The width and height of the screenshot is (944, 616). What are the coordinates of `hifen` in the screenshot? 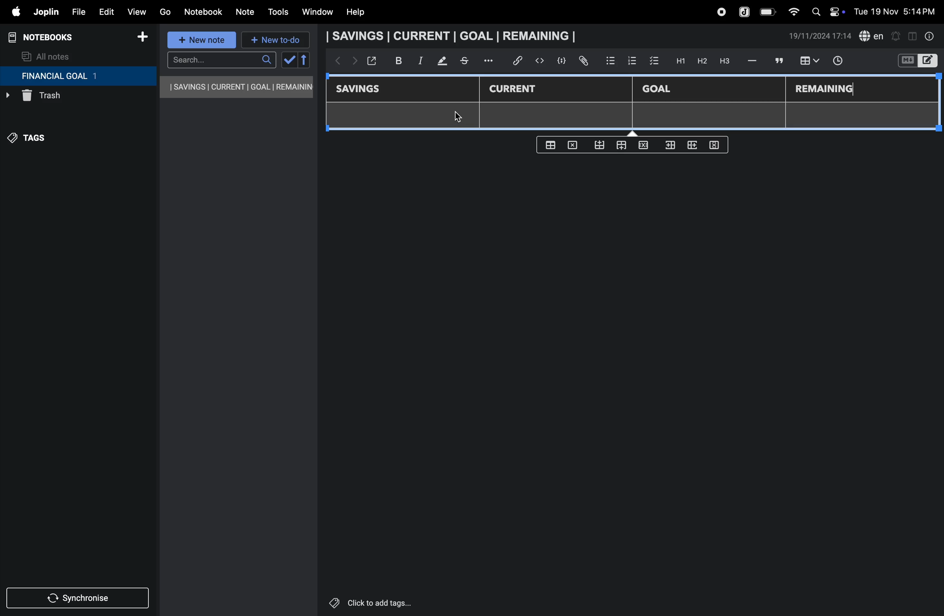 It's located at (753, 60).